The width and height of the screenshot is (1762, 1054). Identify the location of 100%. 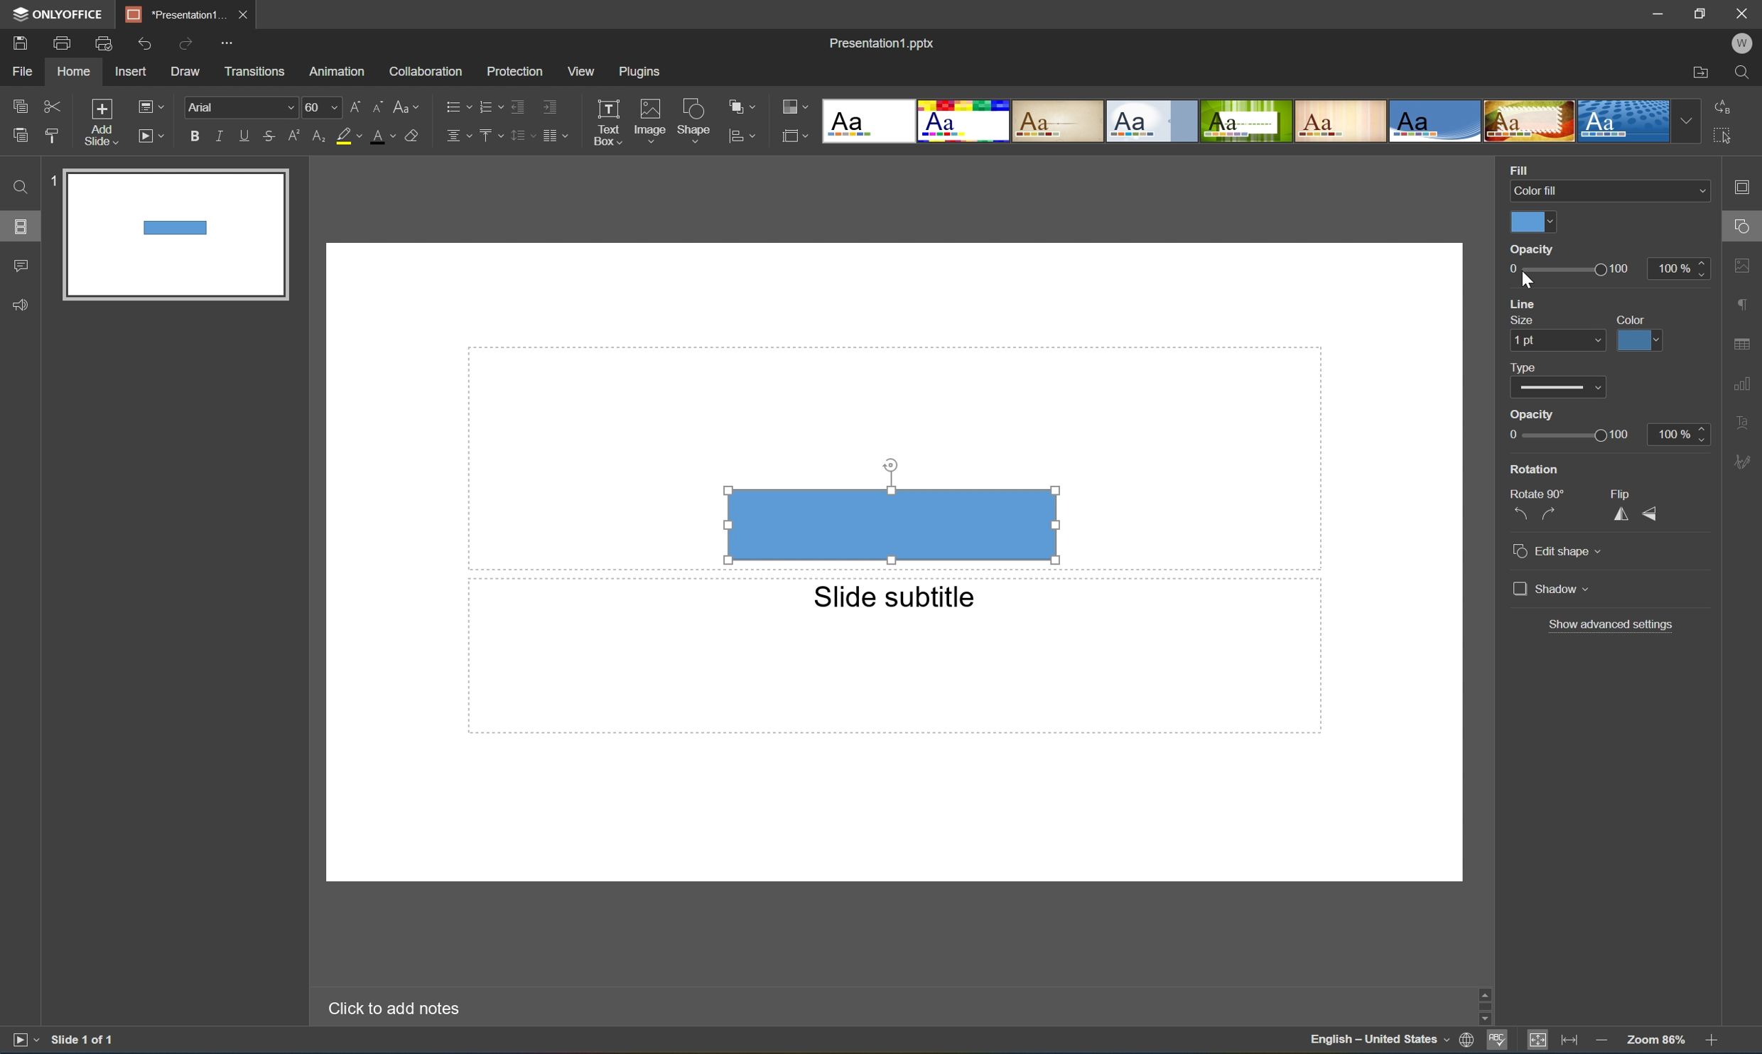
(1682, 268).